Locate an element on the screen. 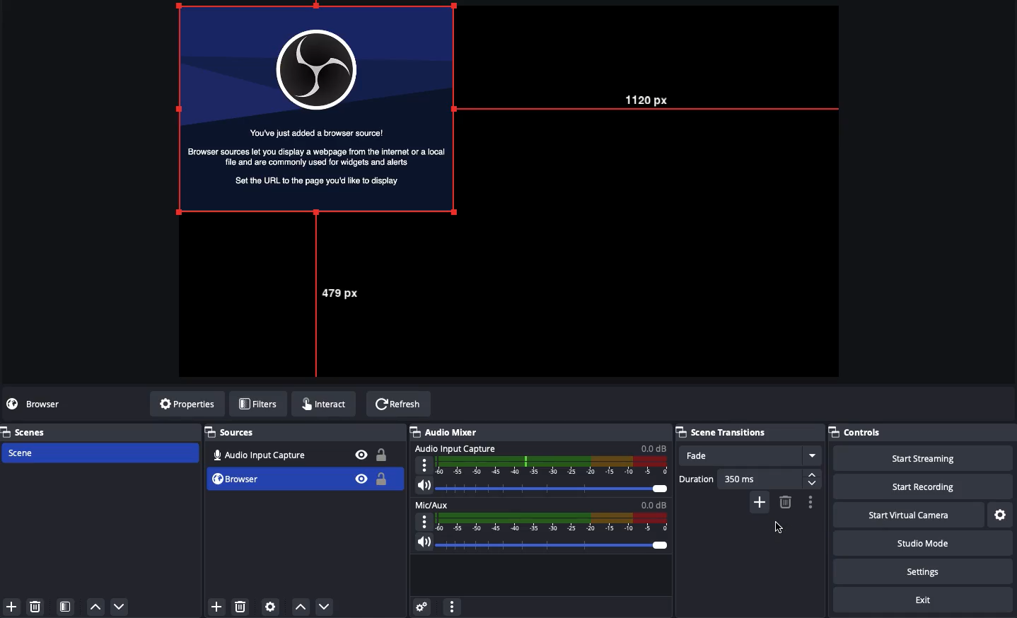 The width and height of the screenshot is (1017, 618). down is located at coordinates (120, 605).